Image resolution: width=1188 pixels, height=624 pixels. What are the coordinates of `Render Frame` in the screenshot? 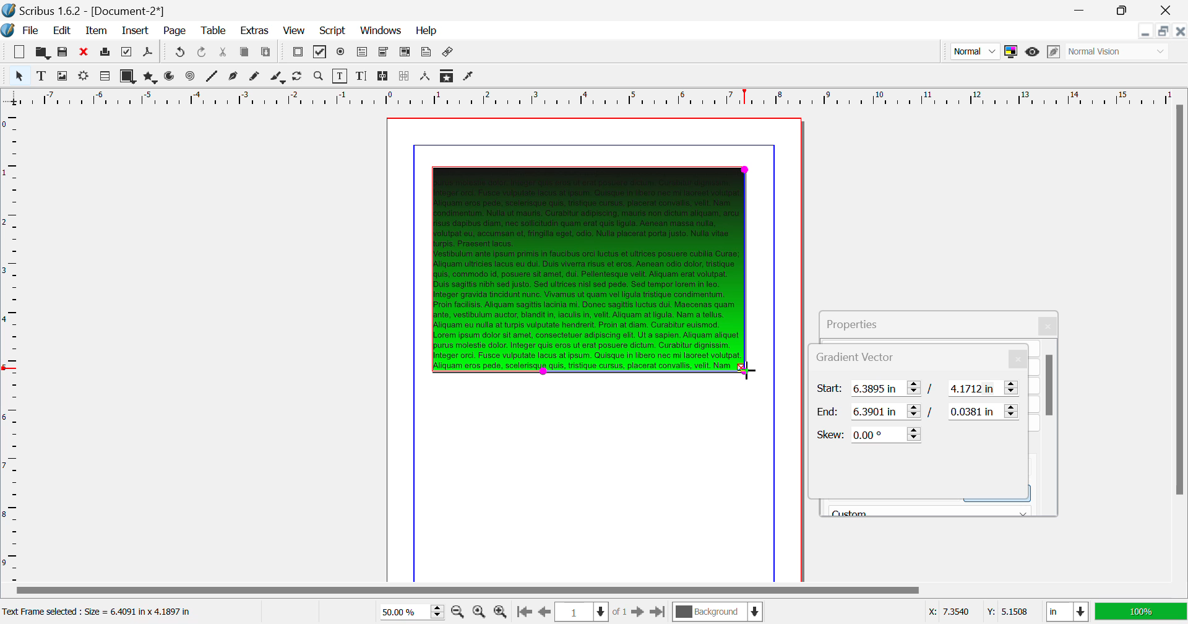 It's located at (83, 77).